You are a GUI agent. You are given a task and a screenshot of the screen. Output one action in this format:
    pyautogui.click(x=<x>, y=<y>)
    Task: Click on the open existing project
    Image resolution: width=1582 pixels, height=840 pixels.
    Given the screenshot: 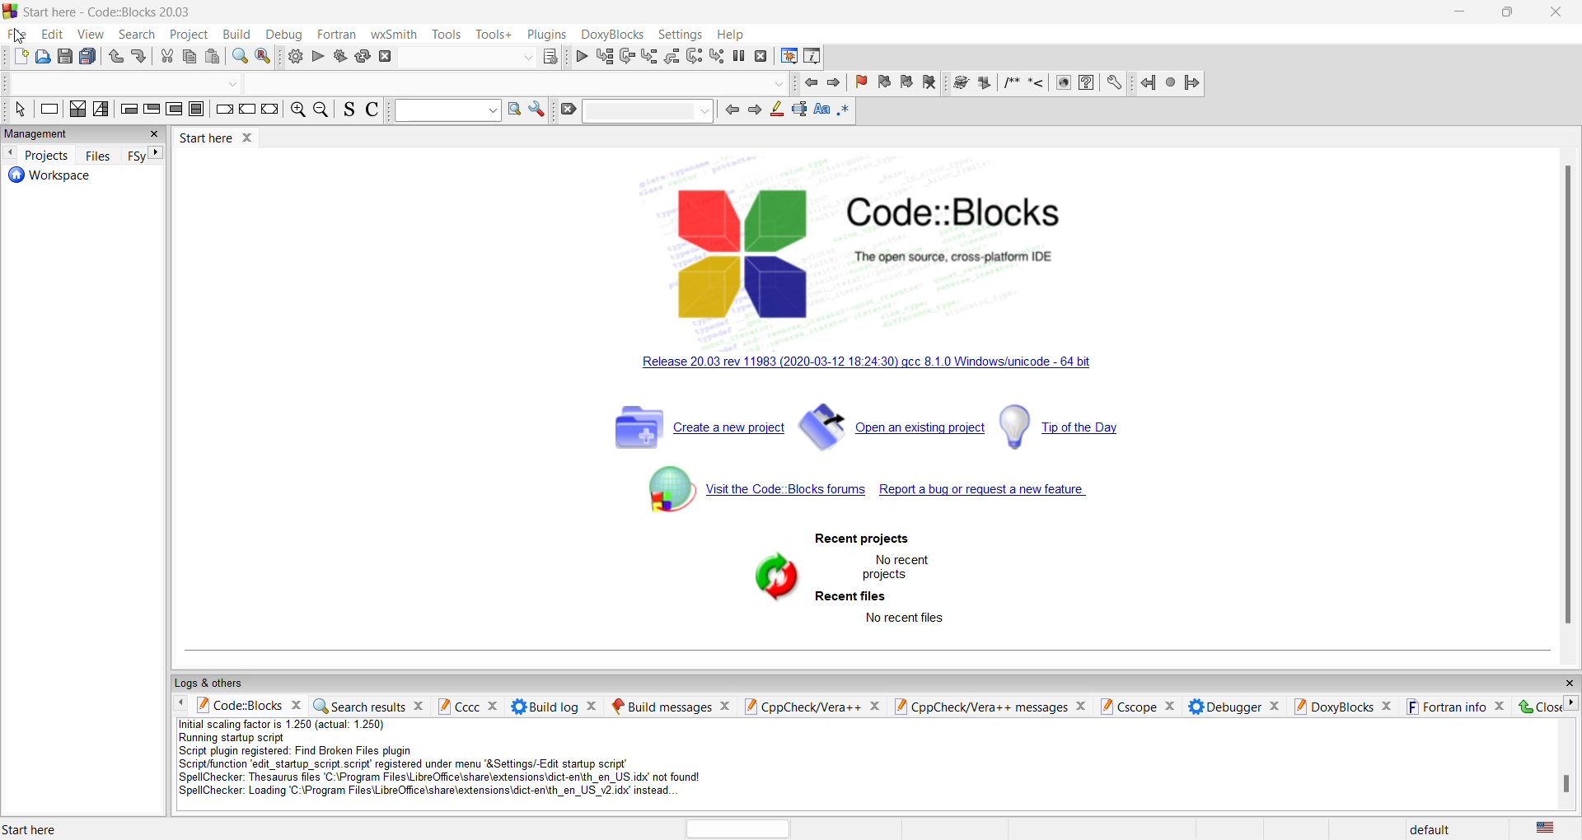 What is the action you would take?
    pyautogui.click(x=893, y=432)
    